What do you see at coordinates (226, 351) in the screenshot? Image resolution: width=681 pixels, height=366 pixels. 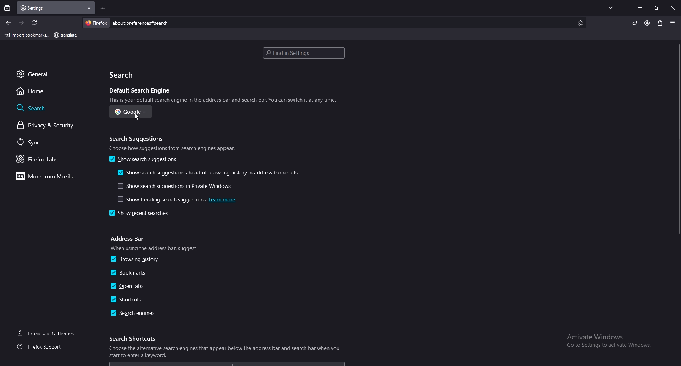 I see `info` at bounding box center [226, 351].